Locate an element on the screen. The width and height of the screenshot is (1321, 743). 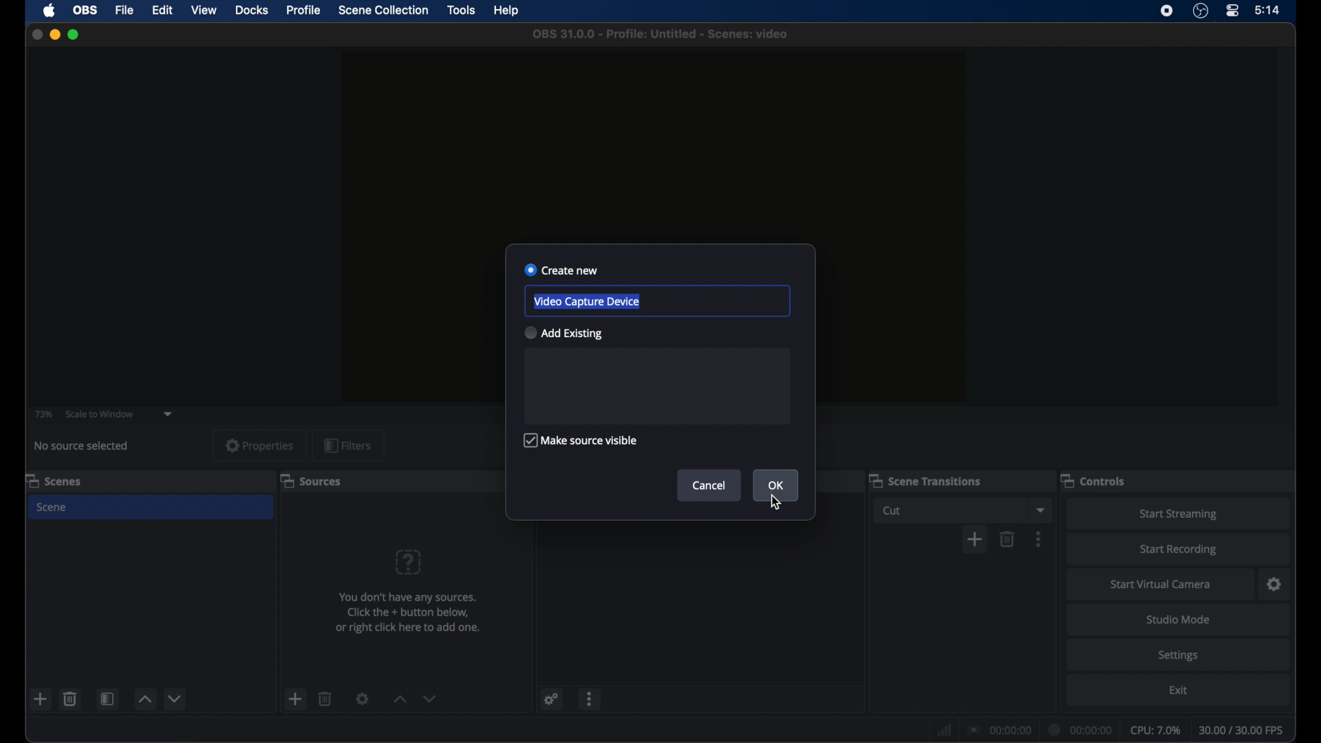
scenes is located at coordinates (53, 480).